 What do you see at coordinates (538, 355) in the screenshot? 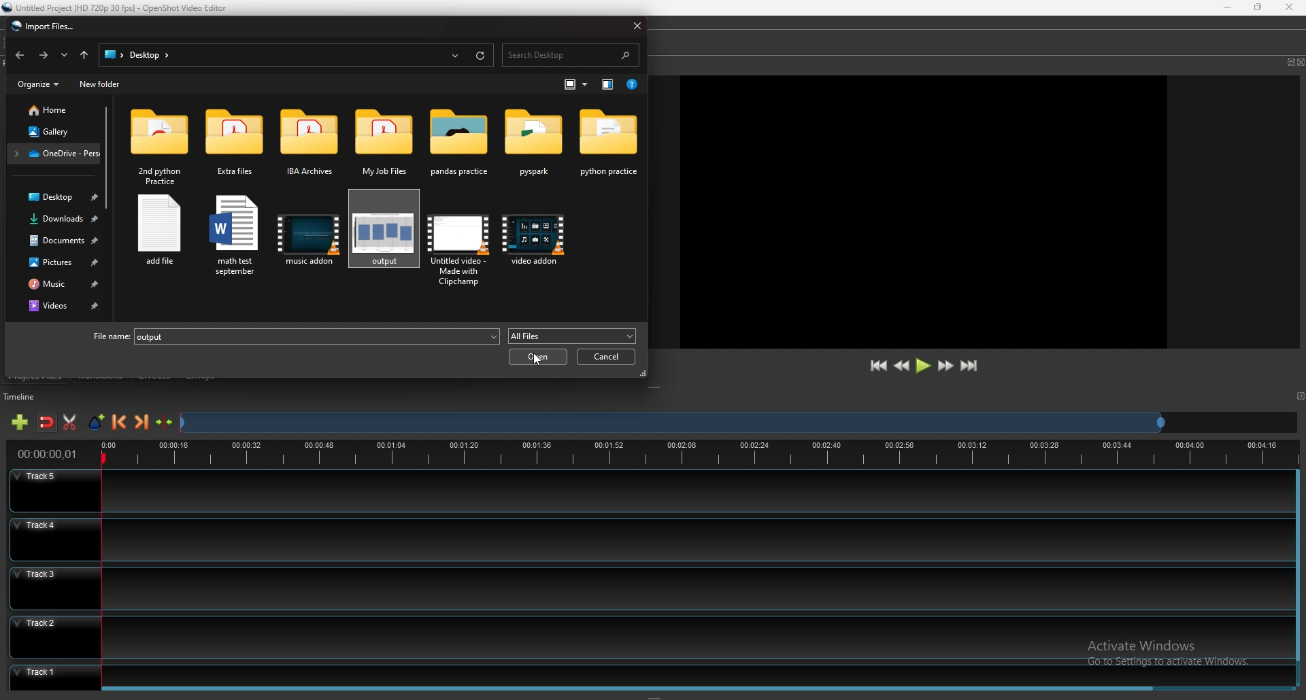
I see `open` at bounding box center [538, 355].